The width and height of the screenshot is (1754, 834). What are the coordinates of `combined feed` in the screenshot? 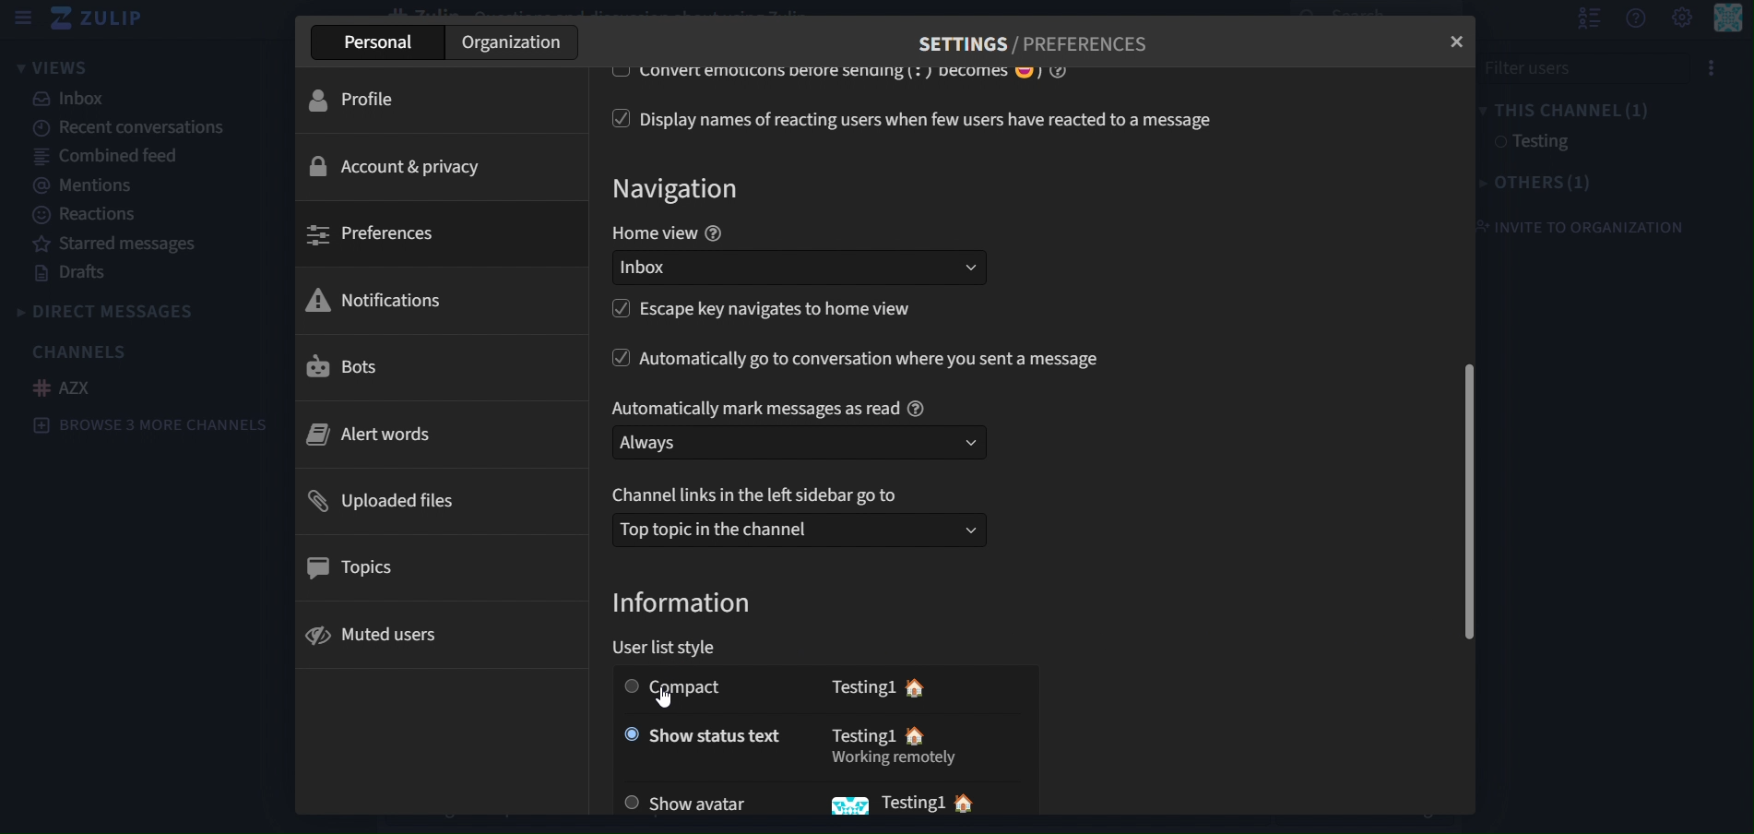 It's located at (109, 154).